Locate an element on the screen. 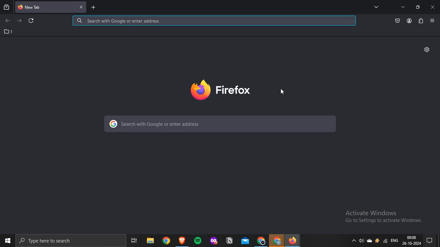 The height and width of the screenshot is (247, 440). chrome is located at coordinates (260, 240).